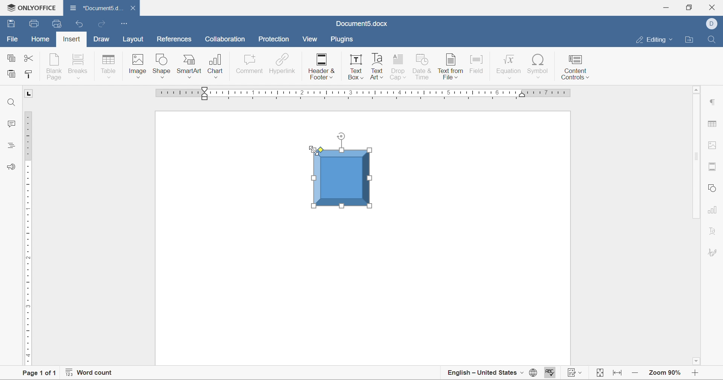  Describe the element at coordinates (574, 374) in the screenshot. I see `track changes` at that location.